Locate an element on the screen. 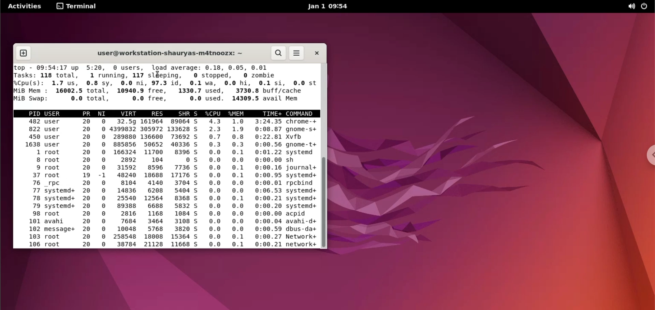 The image size is (655, 310). SHR is located at coordinates (179, 183).